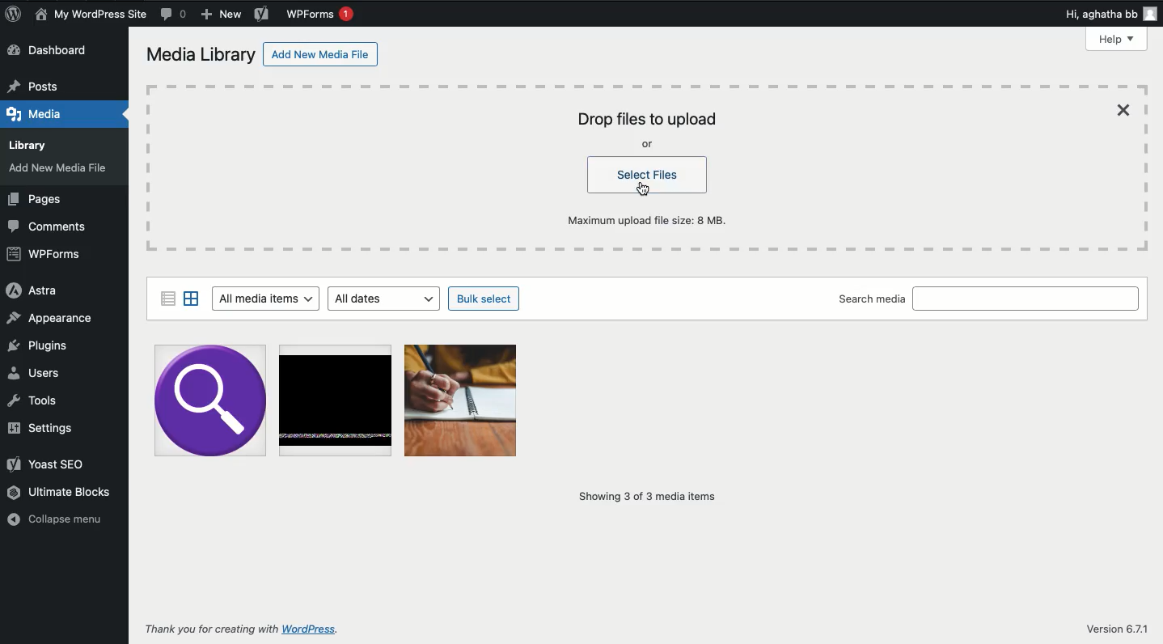 Image resolution: width=1163 pixels, height=644 pixels. Describe the element at coordinates (13, 14) in the screenshot. I see `WordPress logo` at that location.